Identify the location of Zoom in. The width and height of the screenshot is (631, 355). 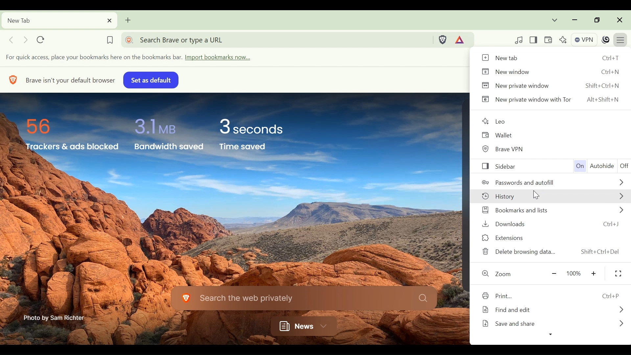
(595, 273).